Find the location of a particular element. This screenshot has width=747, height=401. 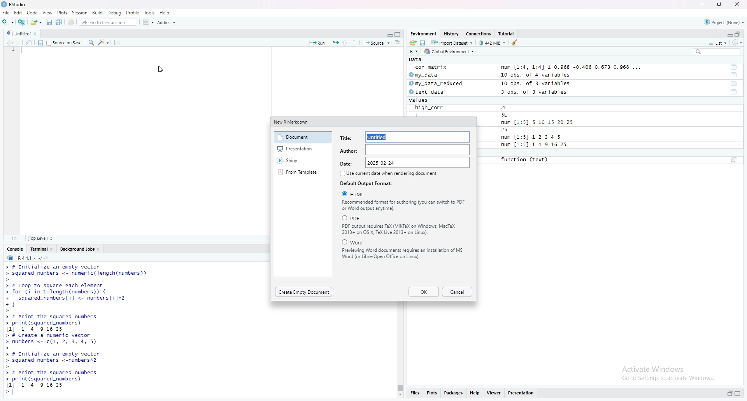

Recommended format for authoring (you can switch to PDF
or Word output anytime). is located at coordinates (405, 206).